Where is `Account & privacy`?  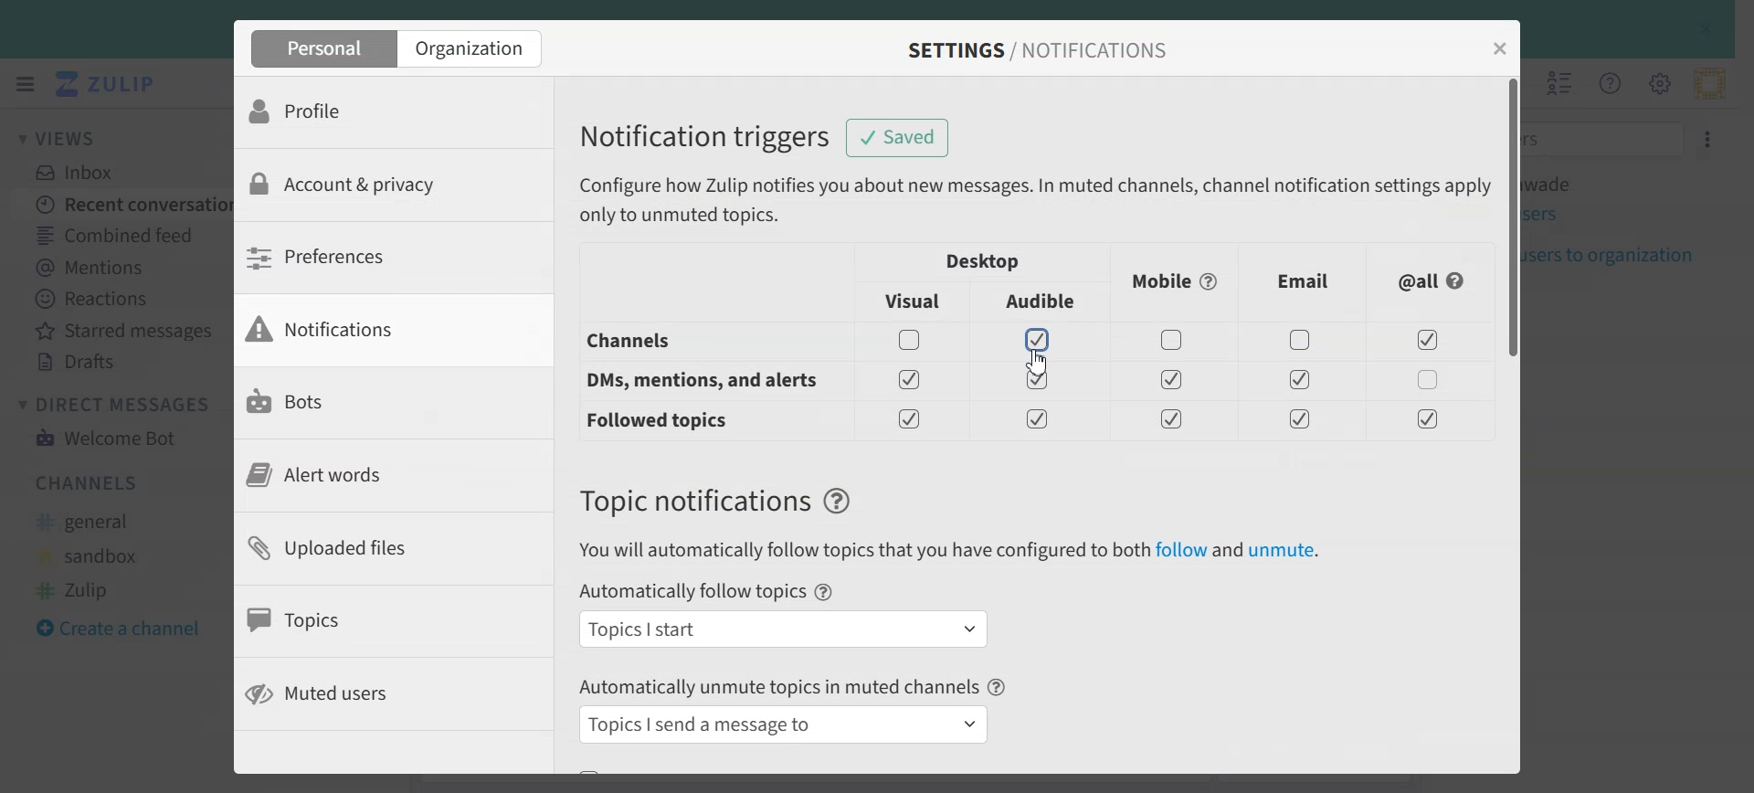
Account & privacy is located at coordinates (372, 185).